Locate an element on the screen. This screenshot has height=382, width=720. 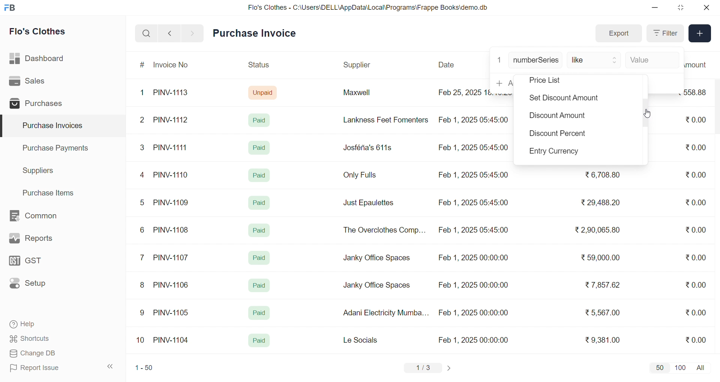
Paid is located at coordinates (261, 201).